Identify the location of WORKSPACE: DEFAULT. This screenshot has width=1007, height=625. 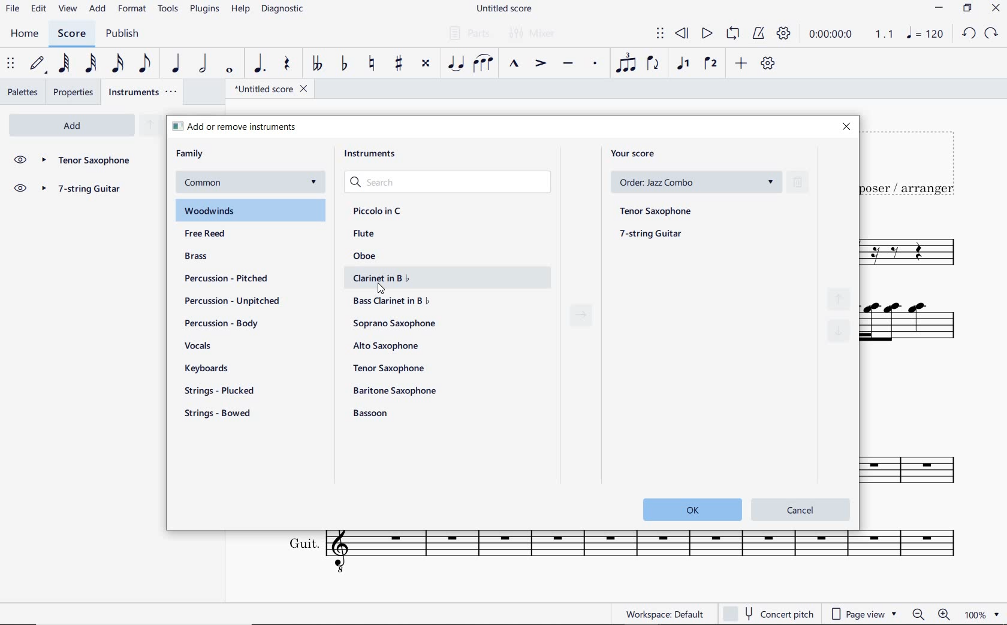
(664, 612).